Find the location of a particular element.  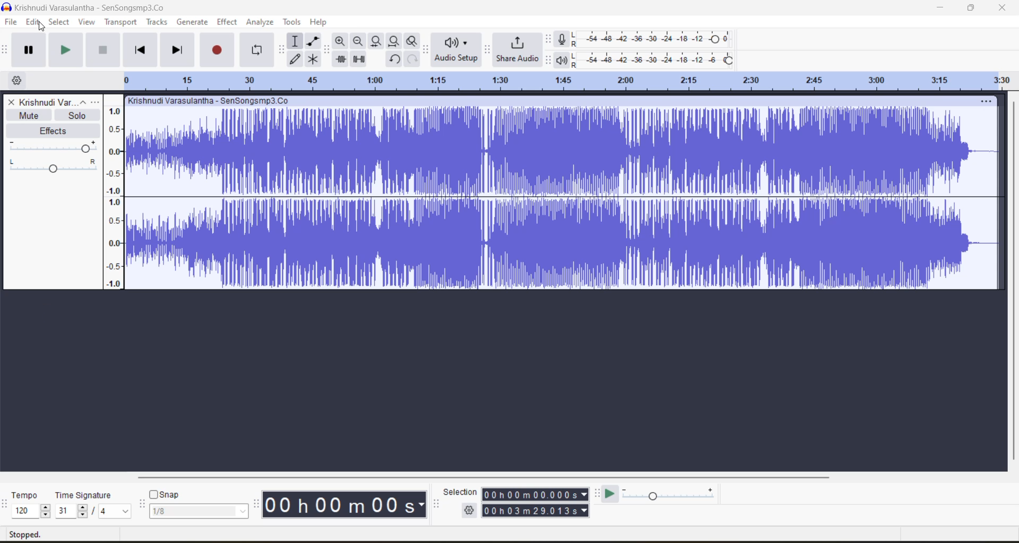

solo is located at coordinates (79, 116).